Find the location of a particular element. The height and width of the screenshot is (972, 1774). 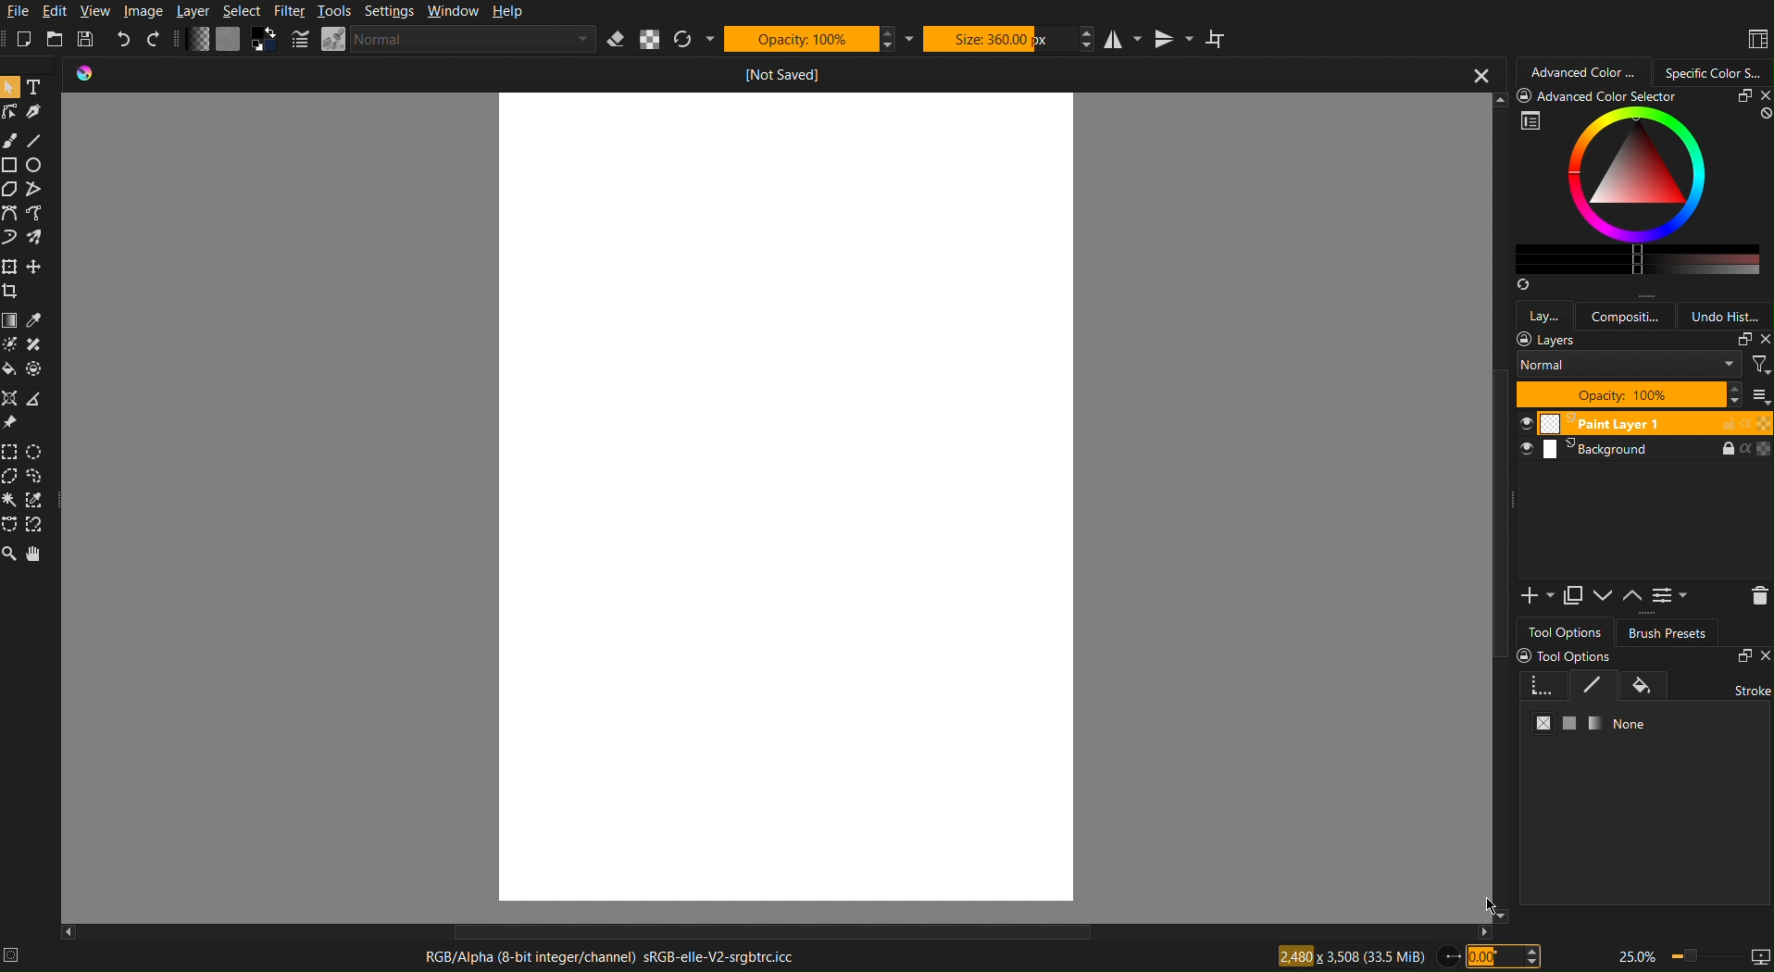

View is located at coordinates (96, 11).